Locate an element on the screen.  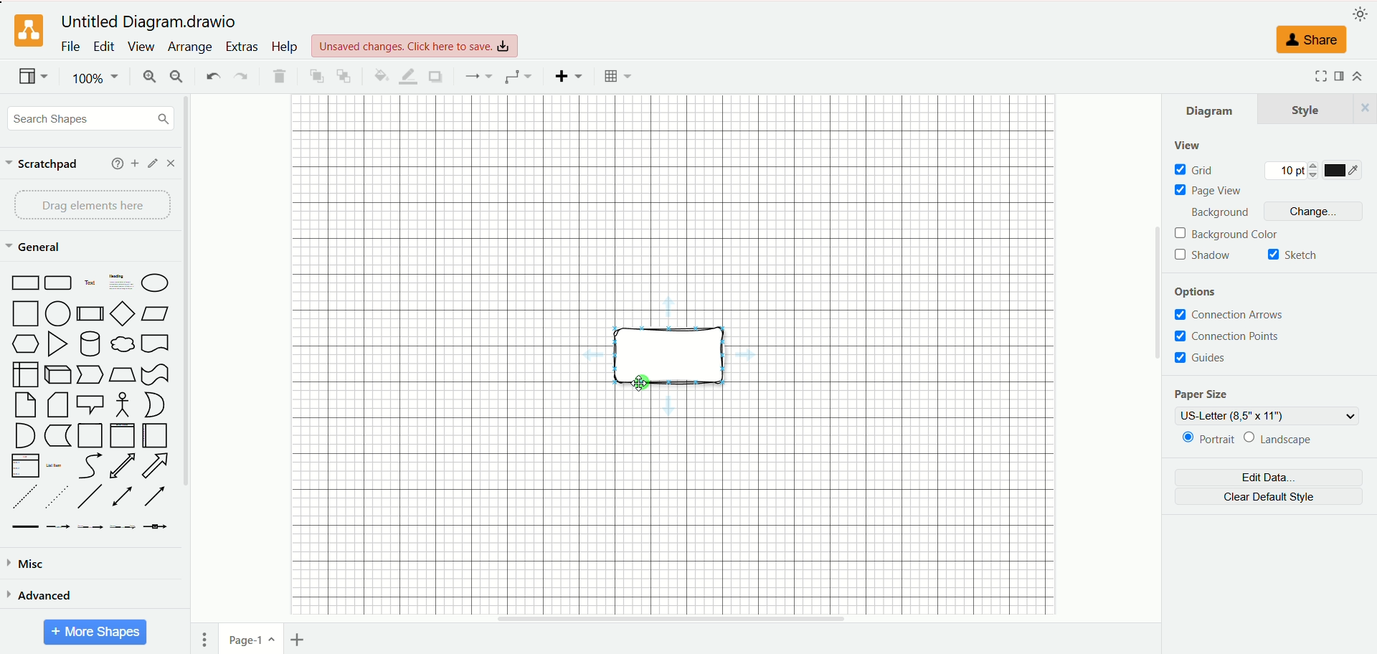
style is located at coordinates (1316, 108).